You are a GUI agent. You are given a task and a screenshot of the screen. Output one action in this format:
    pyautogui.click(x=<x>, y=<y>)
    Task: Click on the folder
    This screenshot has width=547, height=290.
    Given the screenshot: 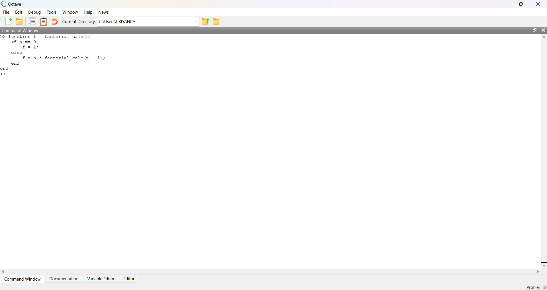 What is the action you would take?
    pyautogui.click(x=217, y=21)
    